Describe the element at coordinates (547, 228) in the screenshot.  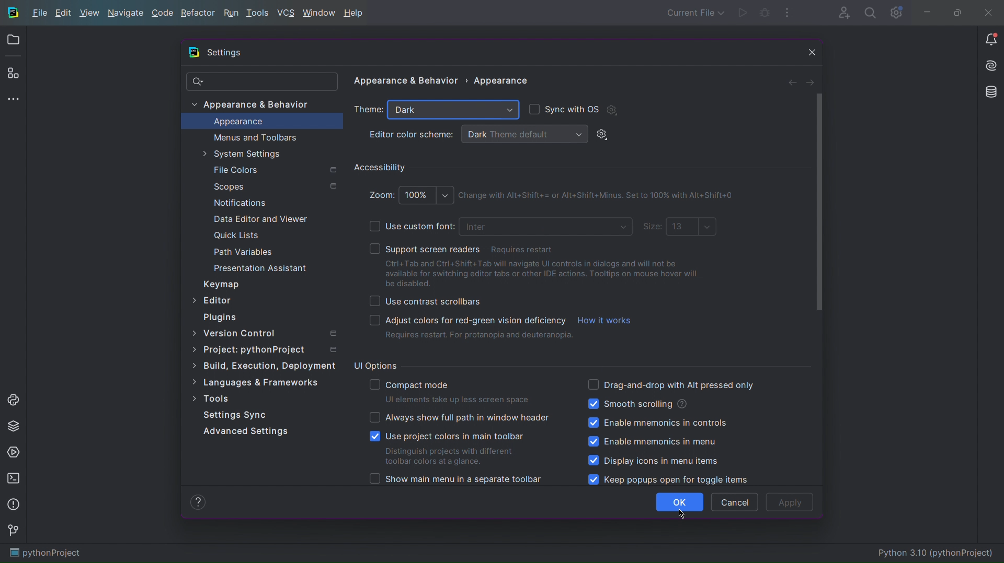
I see `inter` at that location.